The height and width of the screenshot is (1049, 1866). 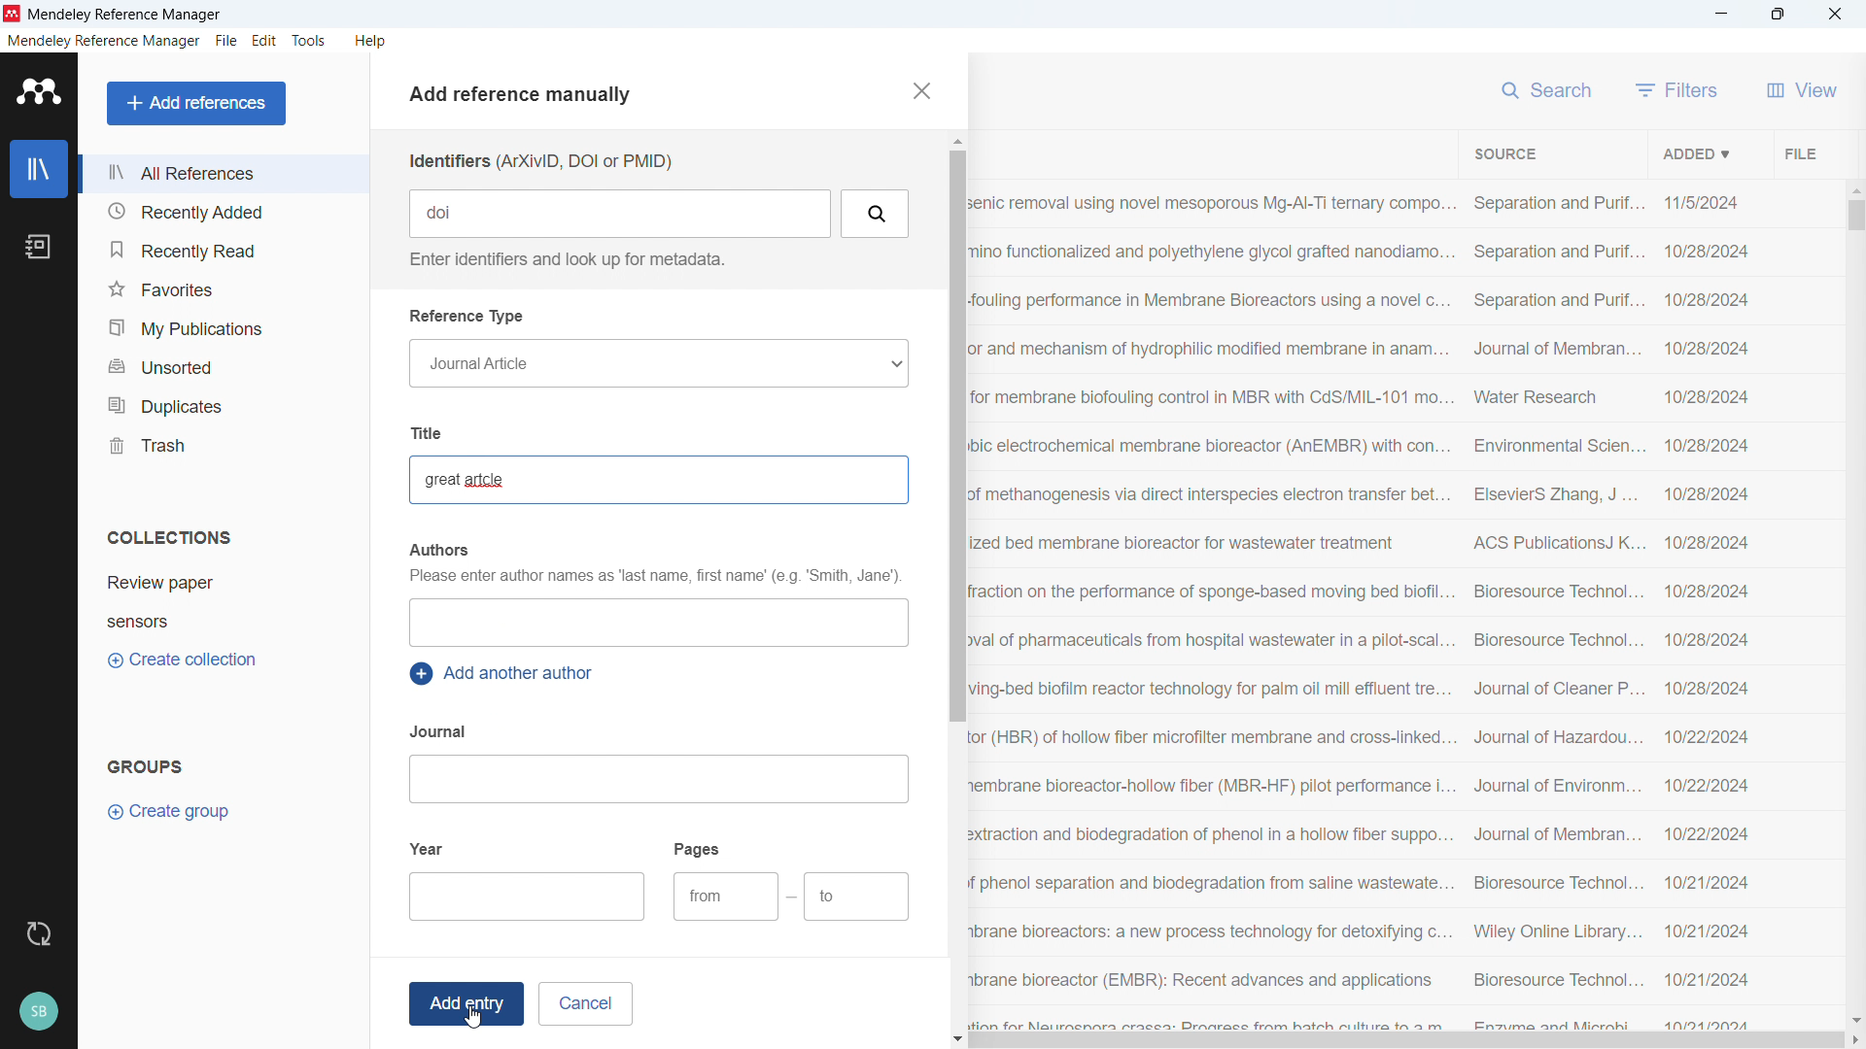 What do you see at coordinates (622, 214) in the screenshot?
I see `Add Identifier ` at bounding box center [622, 214].